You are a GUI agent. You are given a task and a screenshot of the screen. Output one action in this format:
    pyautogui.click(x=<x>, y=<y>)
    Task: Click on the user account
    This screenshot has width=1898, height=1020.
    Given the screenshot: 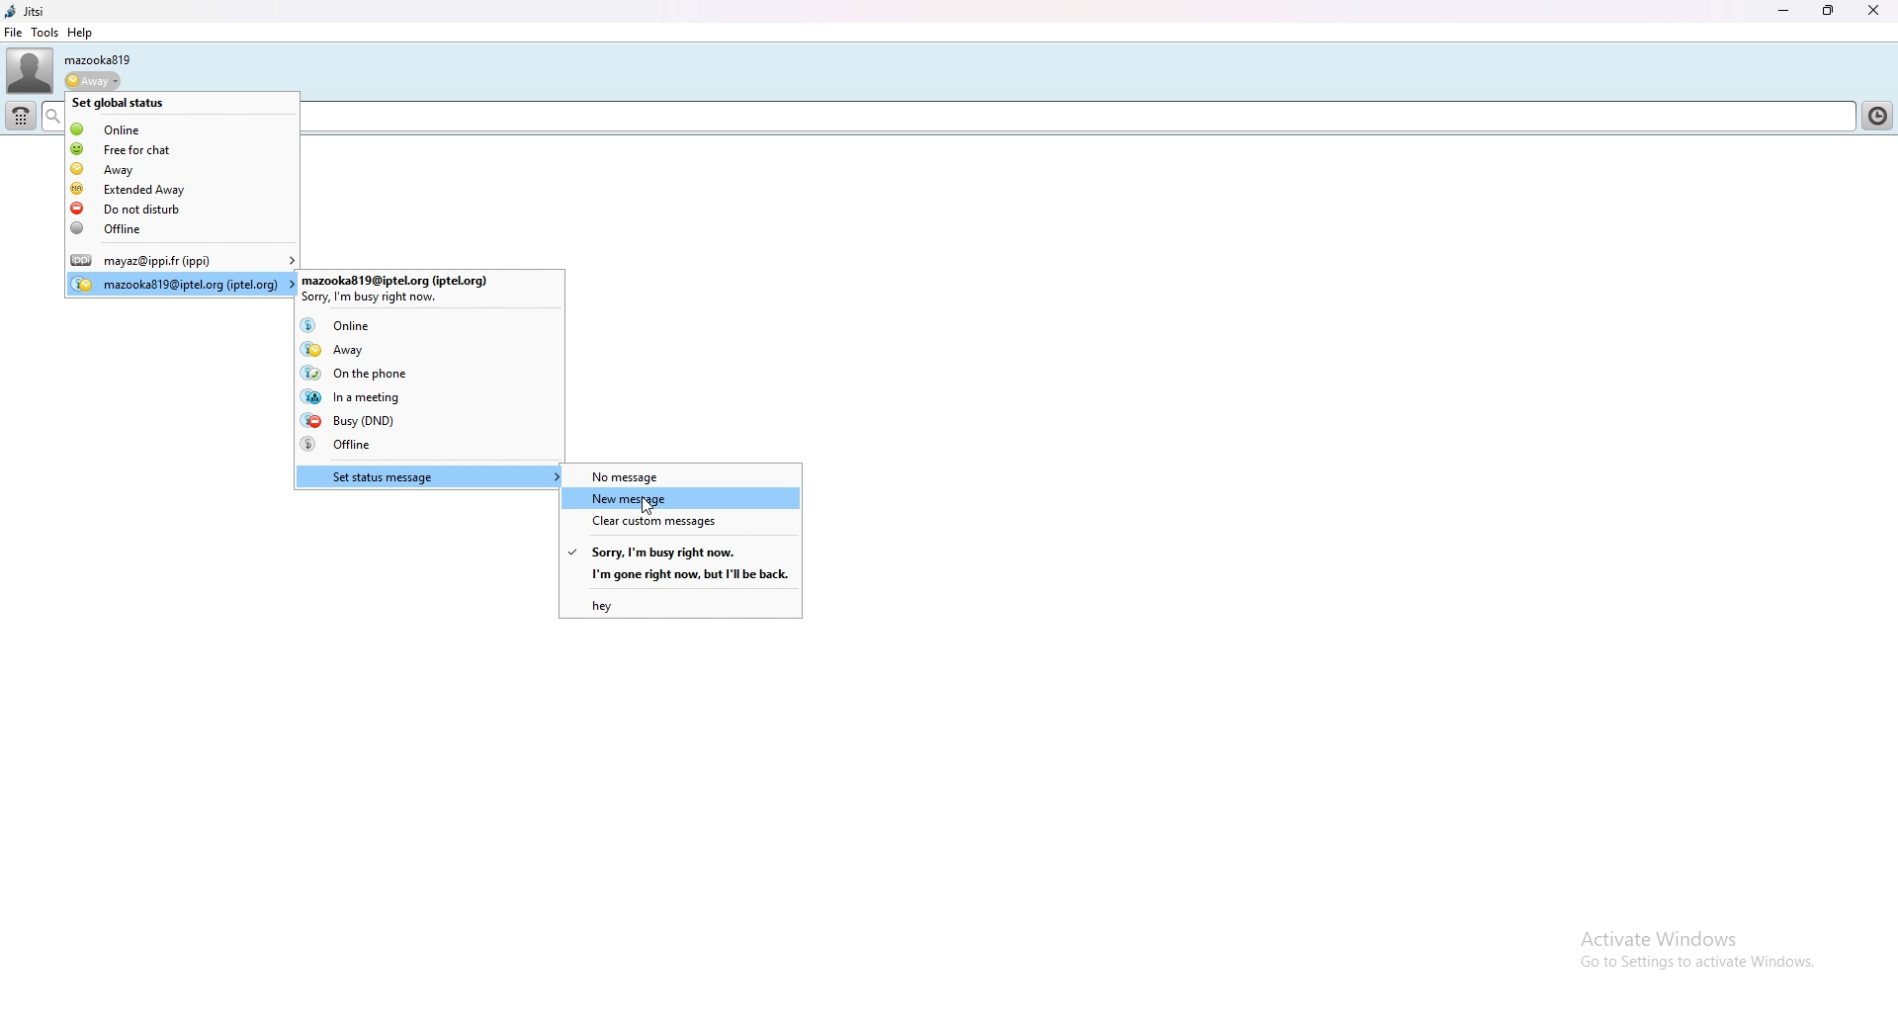 What is the action you would take?
    pyautogui.click(x=432, y=286)
    